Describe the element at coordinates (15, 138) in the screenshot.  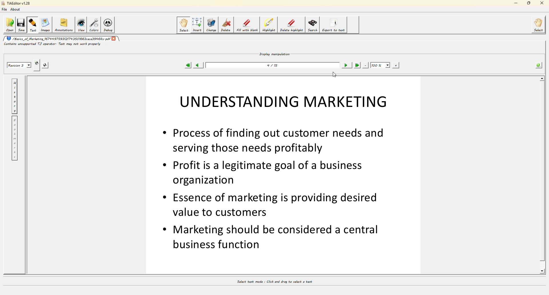
I see `bookmarks` at that location.